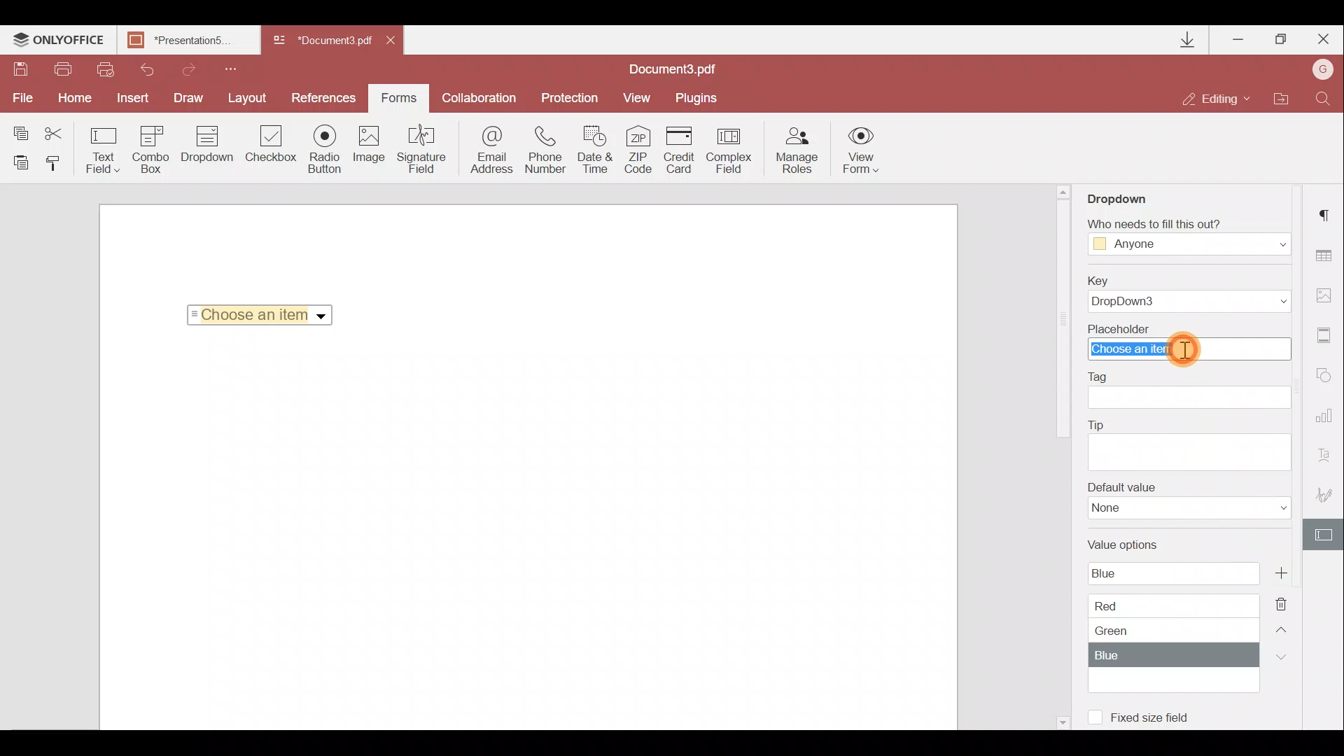 This screenshot has height=756, width=1344. What do you see at coordinates (698, 99) in the screenshot?
I see `Plugins` at bounding box center [698, 99].